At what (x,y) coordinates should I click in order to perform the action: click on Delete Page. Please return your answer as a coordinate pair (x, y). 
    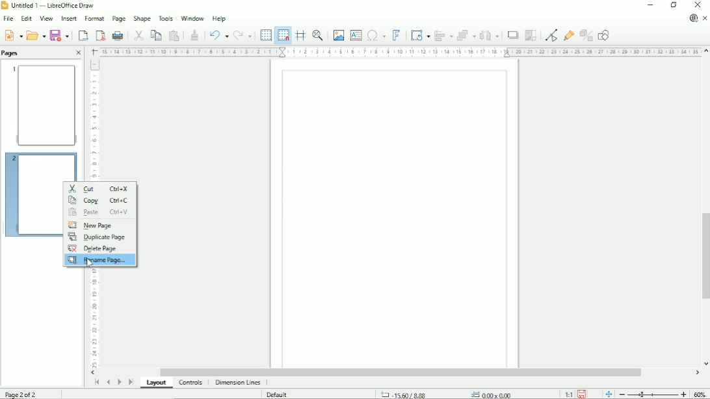
    Looking at the image, I should click on (92, 248).